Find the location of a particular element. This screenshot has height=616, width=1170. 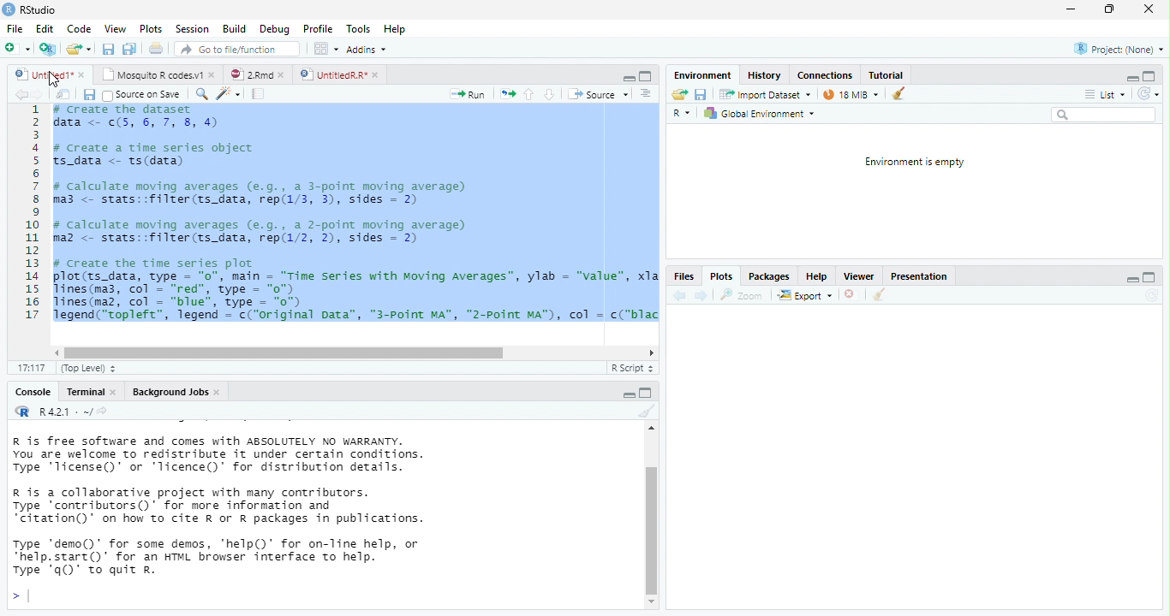

compile report is located at coordinates (260, 93).